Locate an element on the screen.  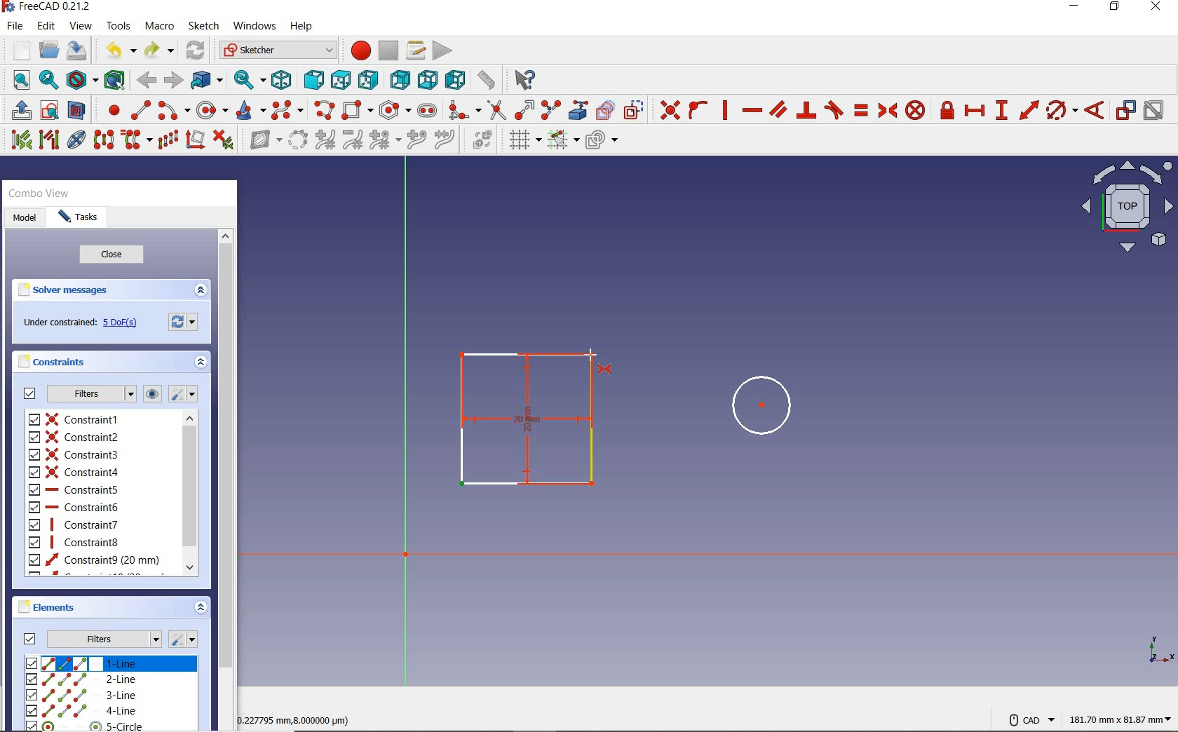
execute macro is located at coordinates (442, 52).